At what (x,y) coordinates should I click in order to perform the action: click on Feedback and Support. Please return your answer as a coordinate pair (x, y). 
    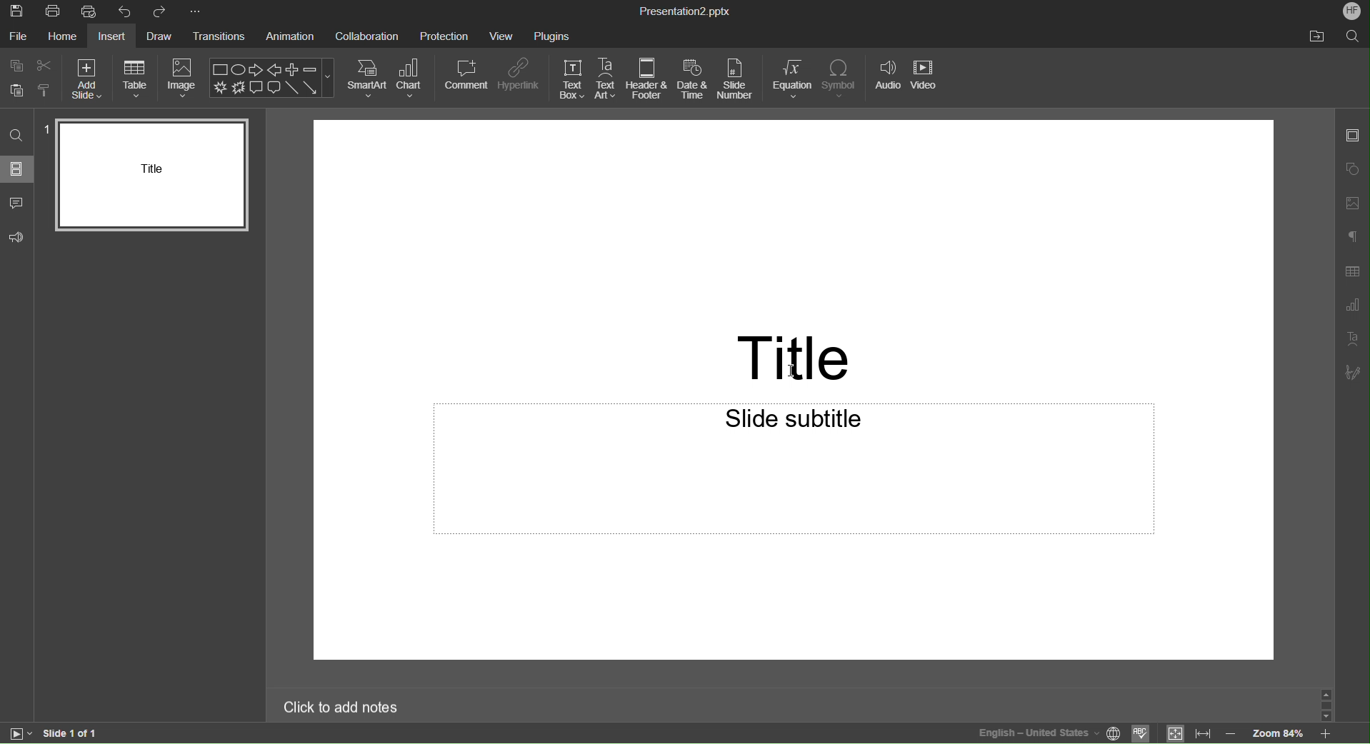
    Looking at the image, I should click on (18, 238).